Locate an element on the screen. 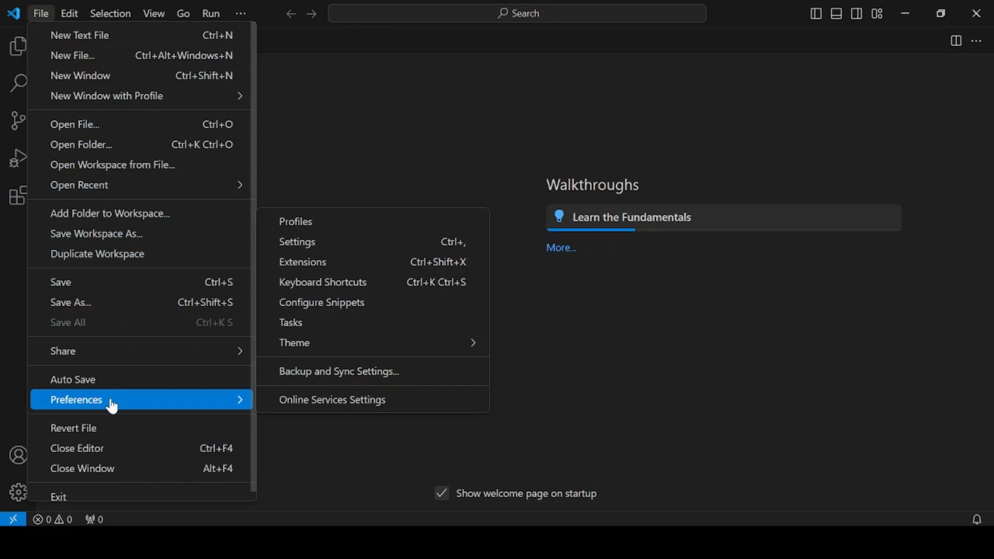 The image size is (994, 559). Ctrl+o is located at coordinates (219, 124).